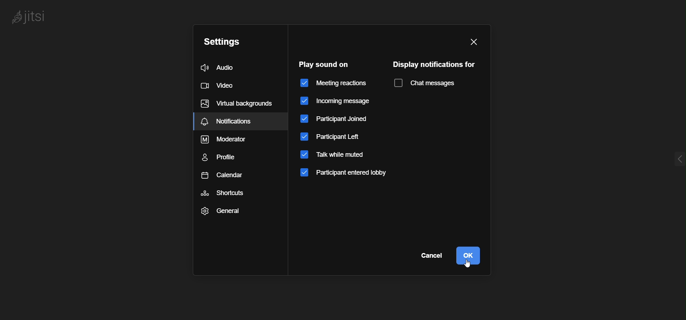 This screenshot has width=686, height=320. I want to click on participant joined, so click(335, 119).